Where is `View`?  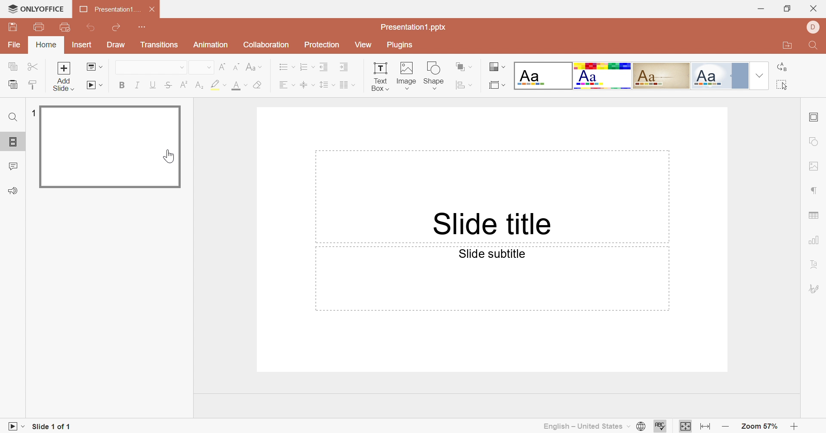 View is located at coordinates (364, 45).